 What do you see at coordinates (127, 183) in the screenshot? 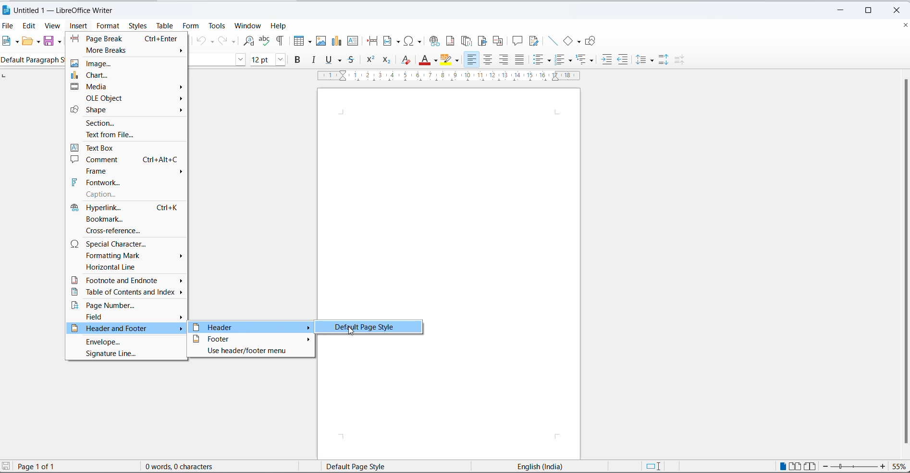
I see `fontwork` at bounding box center [127, 183].